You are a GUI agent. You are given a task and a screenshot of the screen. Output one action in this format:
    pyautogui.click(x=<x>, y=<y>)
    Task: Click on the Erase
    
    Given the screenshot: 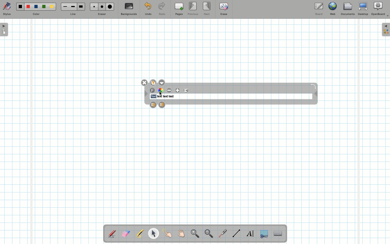 What is the action you would take?
    pyautogui.click(x=223, y=9)
    